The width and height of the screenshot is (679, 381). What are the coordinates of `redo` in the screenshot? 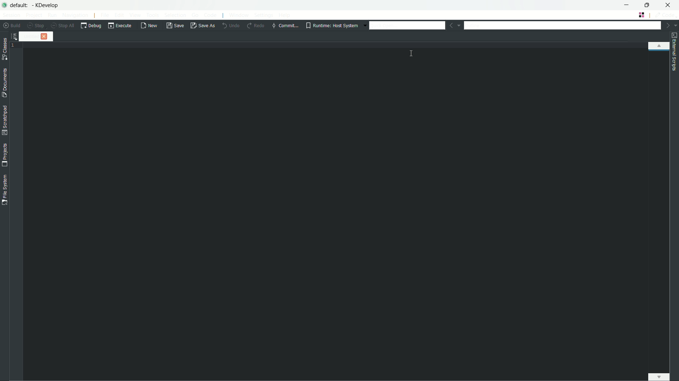 It's located at (256, 26).